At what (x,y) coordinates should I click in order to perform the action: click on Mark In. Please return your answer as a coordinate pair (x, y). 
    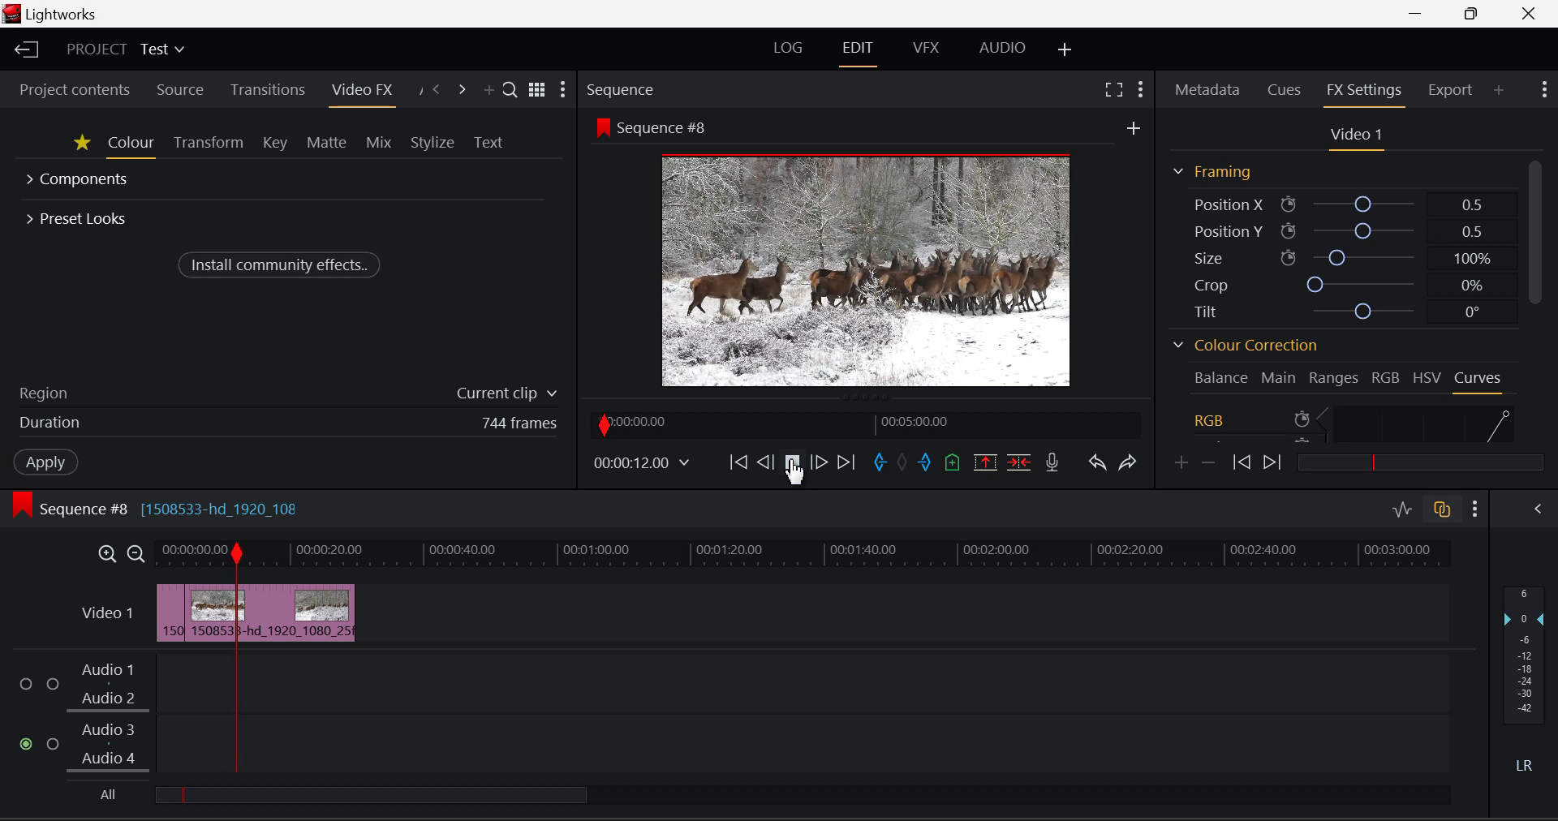
    Looking at the image, I should click on (880, 462).